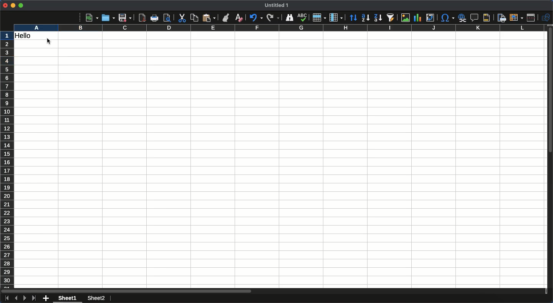  What do you see at coordinates (181, 18) in the screenshot?
I see `Cut` at bounding box center [181, 18].